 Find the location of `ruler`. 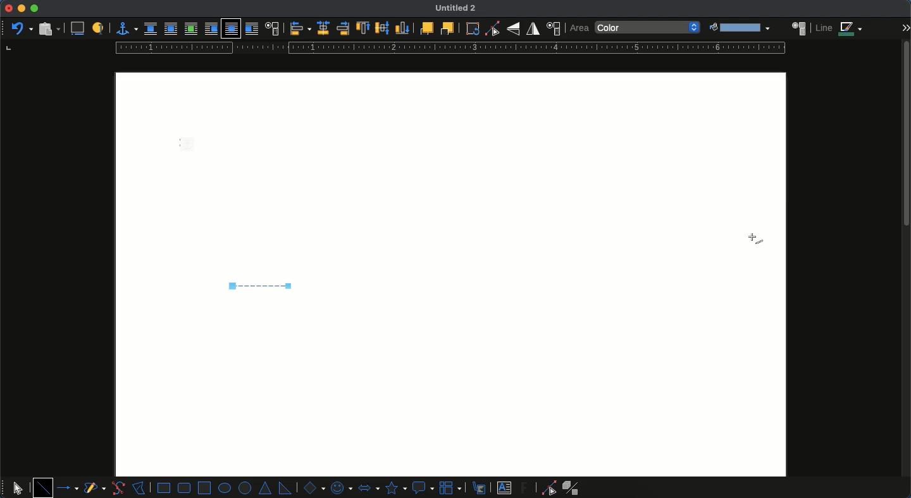

ruler is located at coordinates (447, 48).